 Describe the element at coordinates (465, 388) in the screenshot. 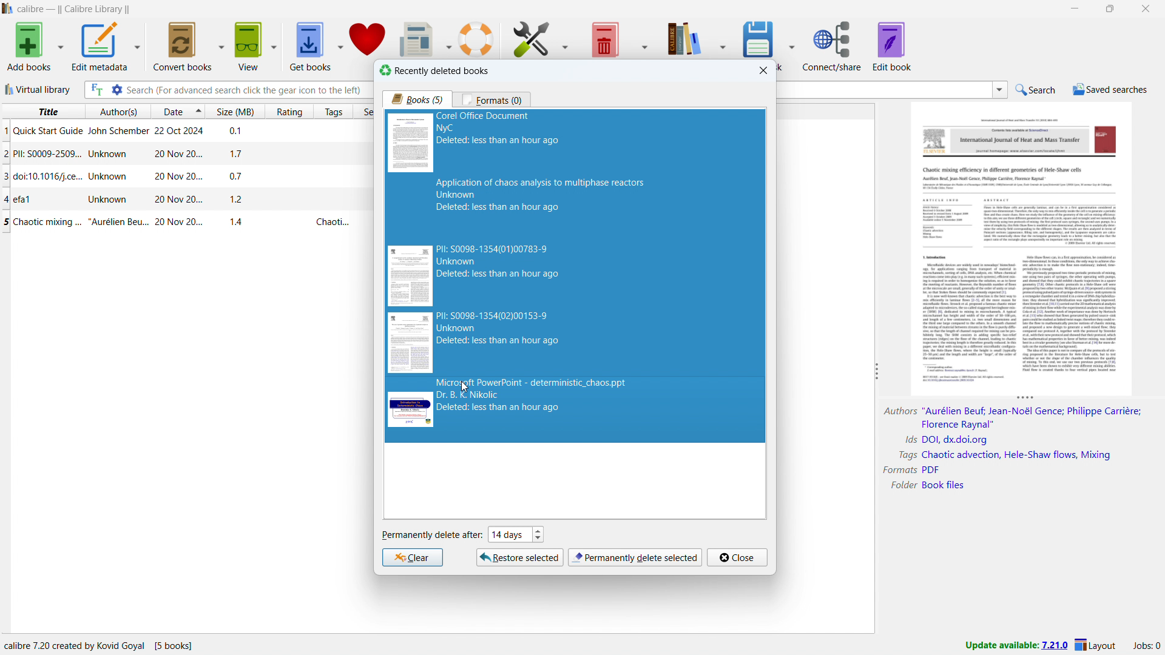

I see `cursor` at that location.